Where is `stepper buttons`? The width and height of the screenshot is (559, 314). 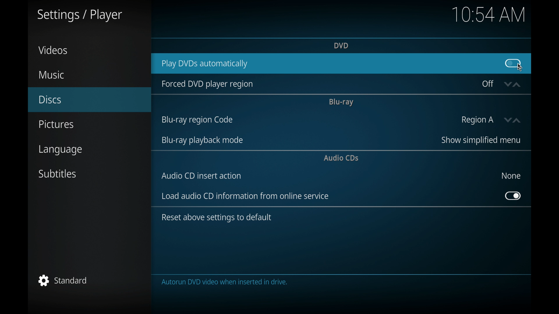
stepper buttons is located at coordinates (512, 85).